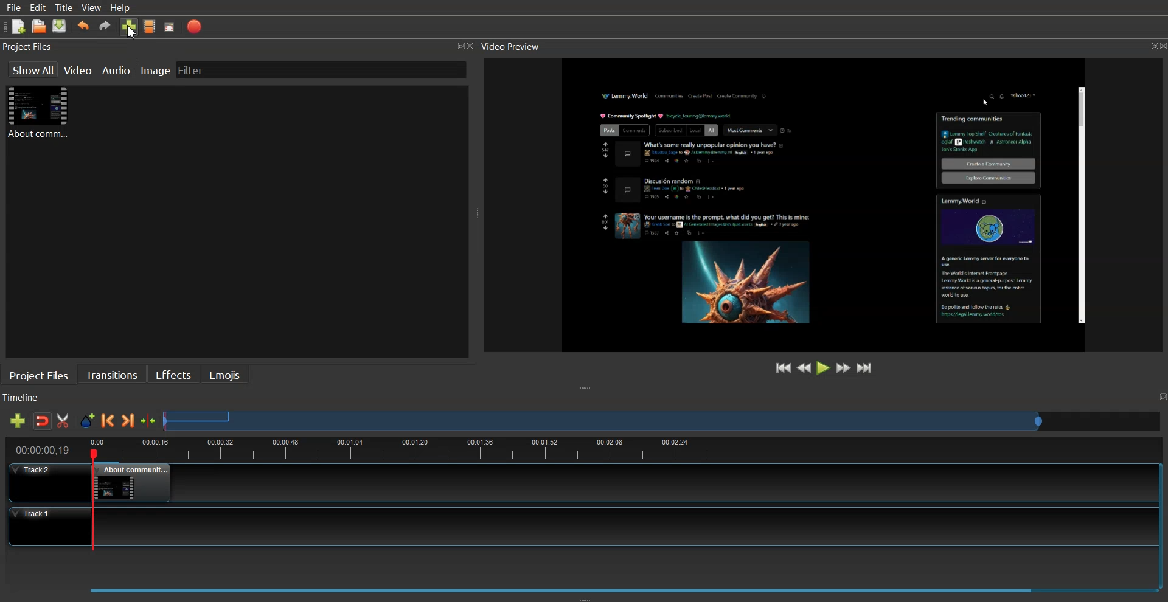 The width and height of the screenshot is (1168, 602). What do you see at coordinates (784, 368) in the screenshot?
I see `Jump to Start` at bounding box center [784, 368].